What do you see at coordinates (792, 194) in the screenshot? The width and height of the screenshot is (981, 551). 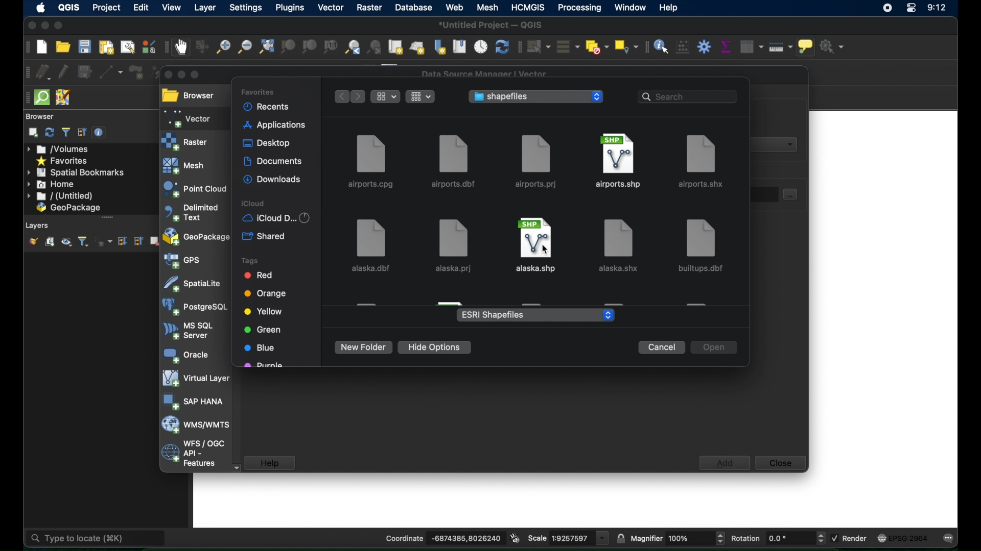 I see `select dataset button` at bounding box center [792, 194].